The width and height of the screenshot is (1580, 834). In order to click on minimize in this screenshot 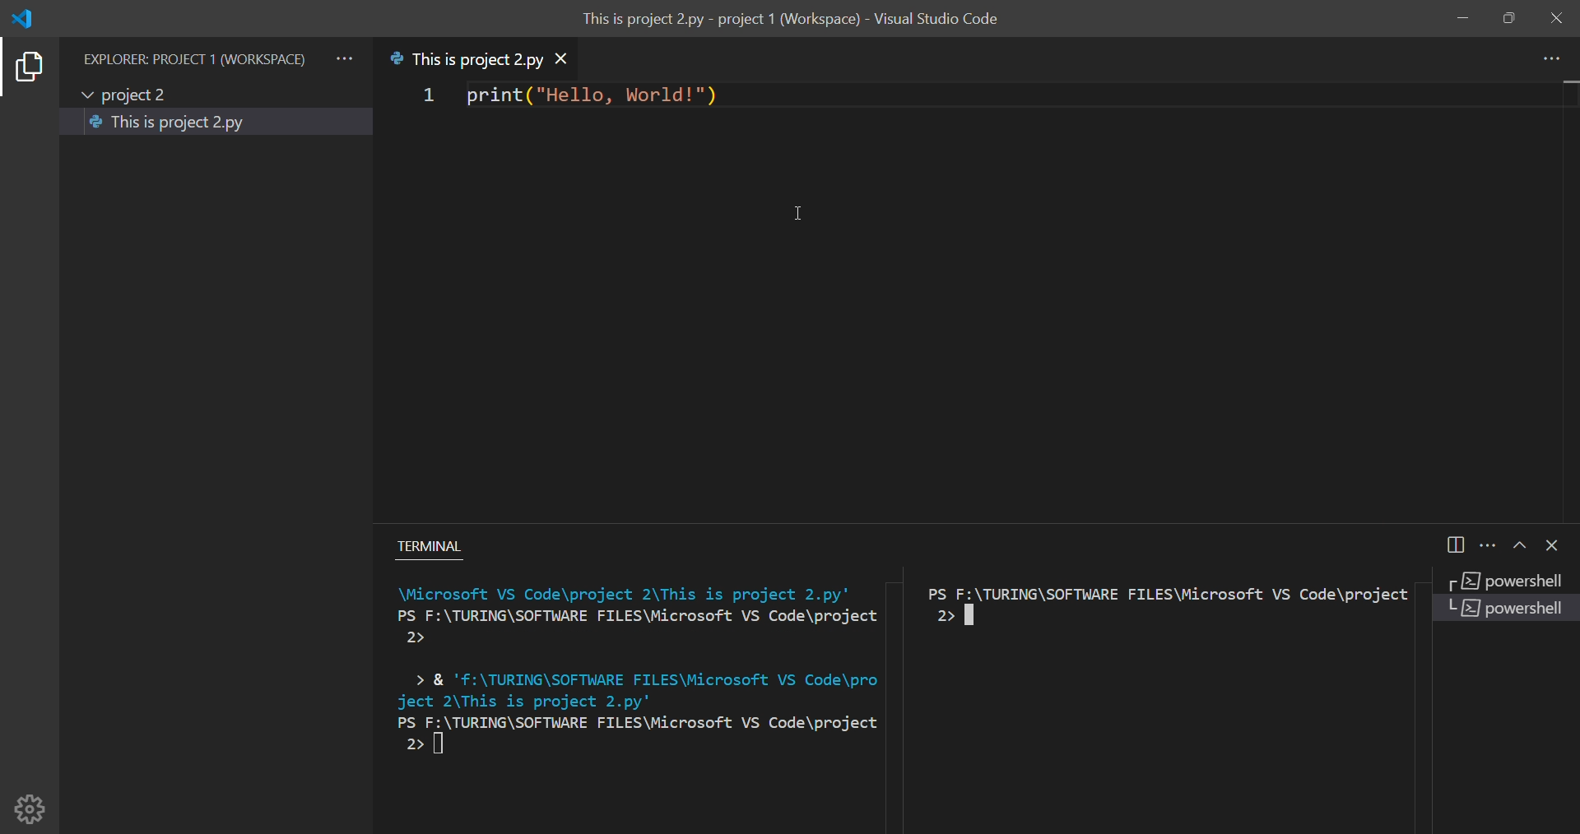, I will do `click(1460, 18)`.